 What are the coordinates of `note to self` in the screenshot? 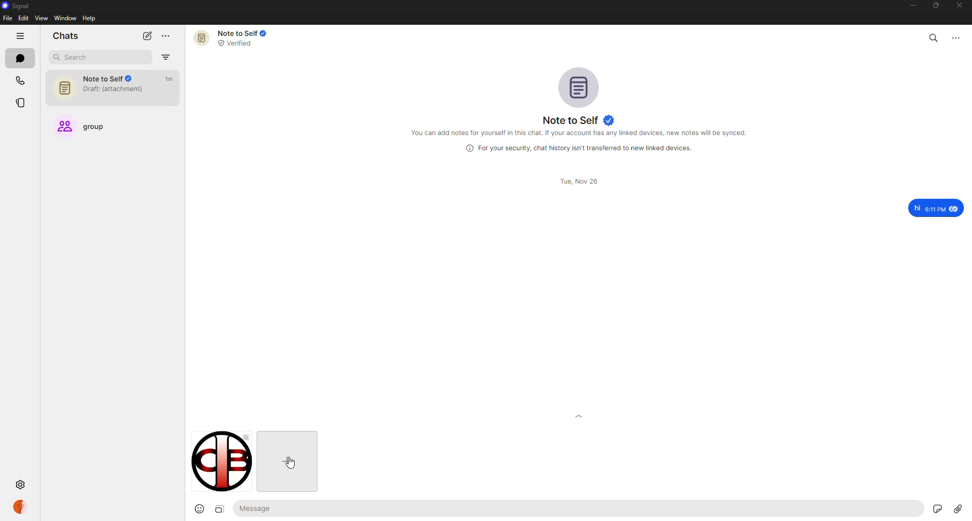 It's located at (111, 85).